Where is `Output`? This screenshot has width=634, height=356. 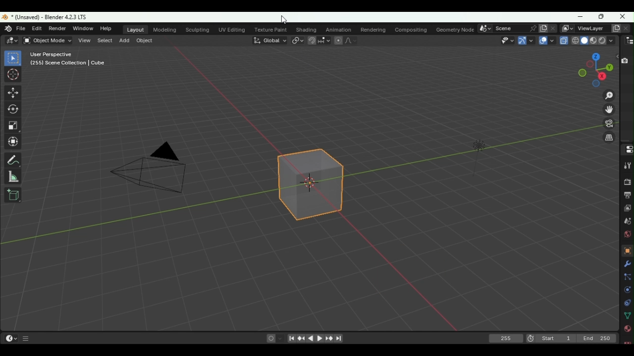 Output is located at coordinates (627, 195).